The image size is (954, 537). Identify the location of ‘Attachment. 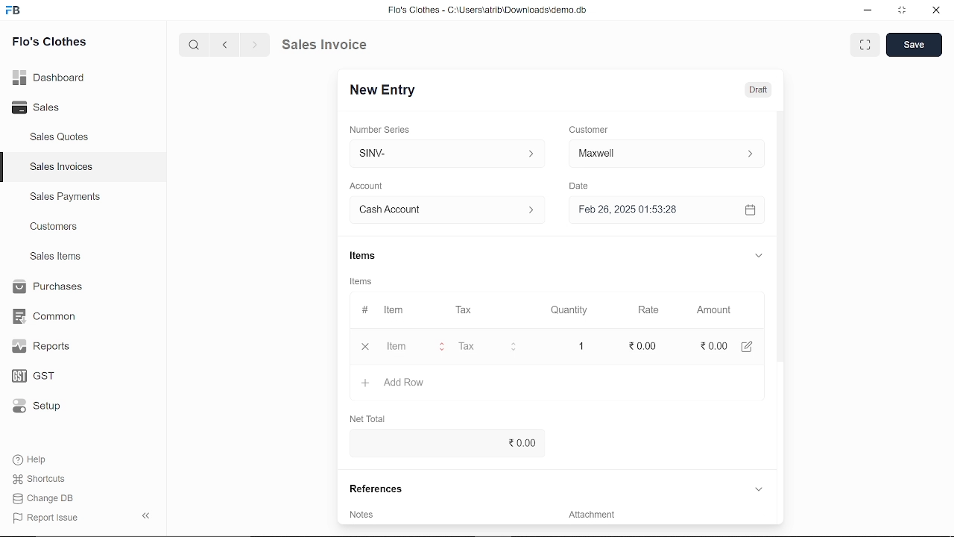
(589, 515).